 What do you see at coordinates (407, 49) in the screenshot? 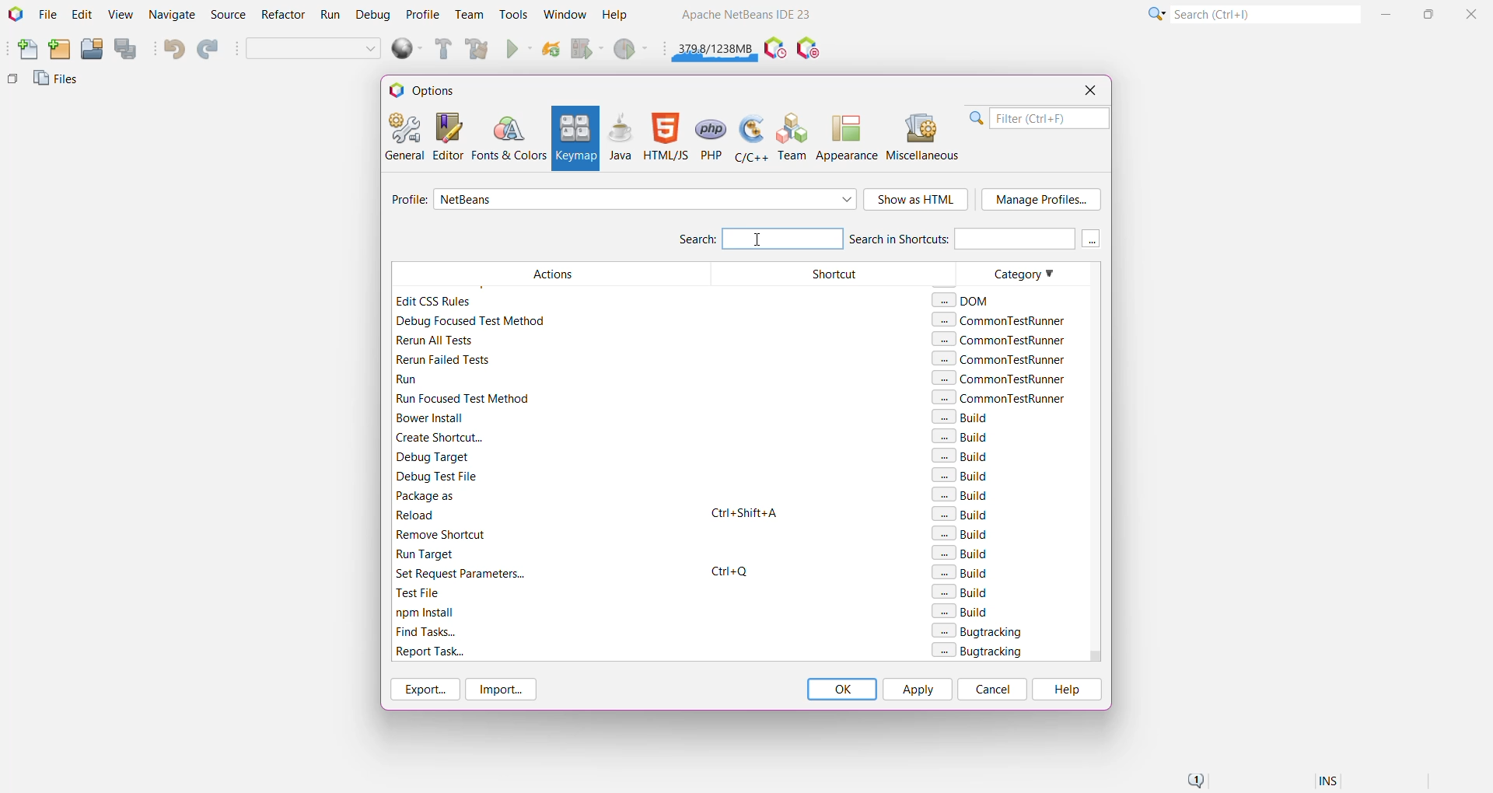
I see `` at bounding box center [407, 49].